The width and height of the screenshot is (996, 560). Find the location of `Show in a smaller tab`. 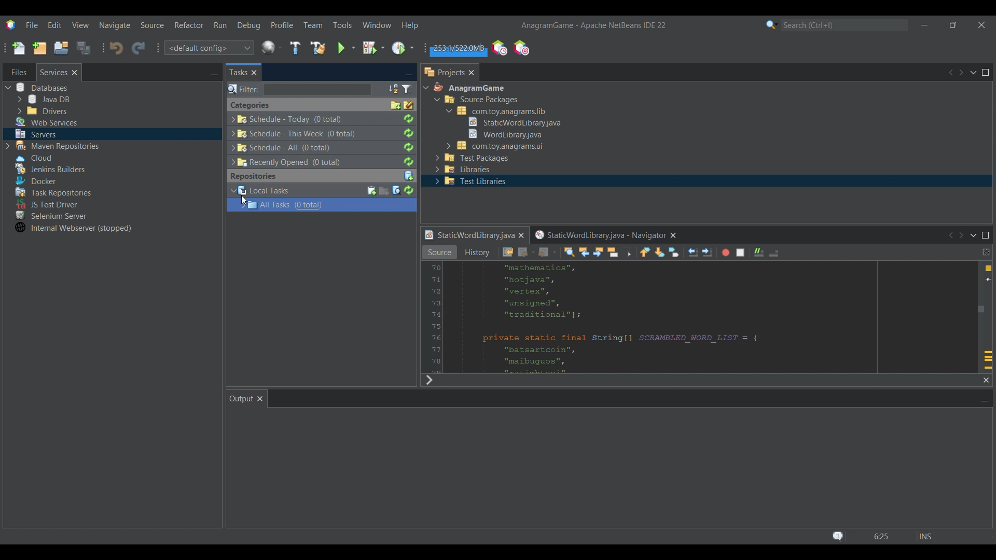

Show in a smaller tab is located at coordinates (953, 25).